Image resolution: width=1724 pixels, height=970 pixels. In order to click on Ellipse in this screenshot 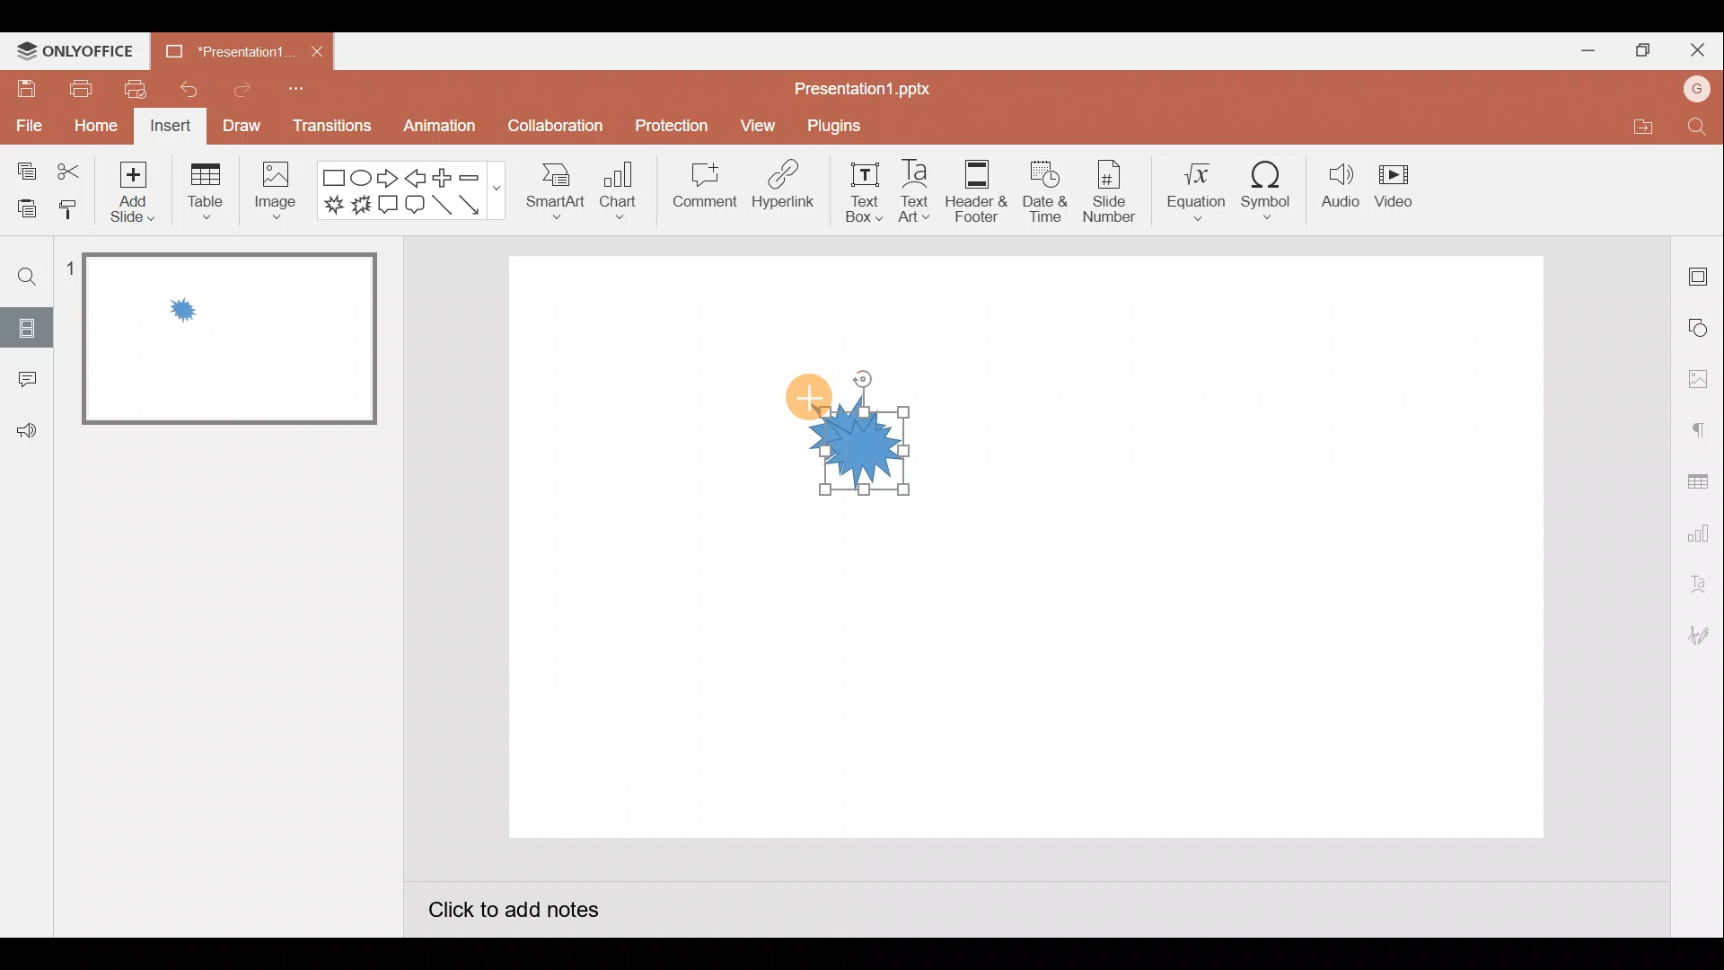, I will do `click(365, 179)`.